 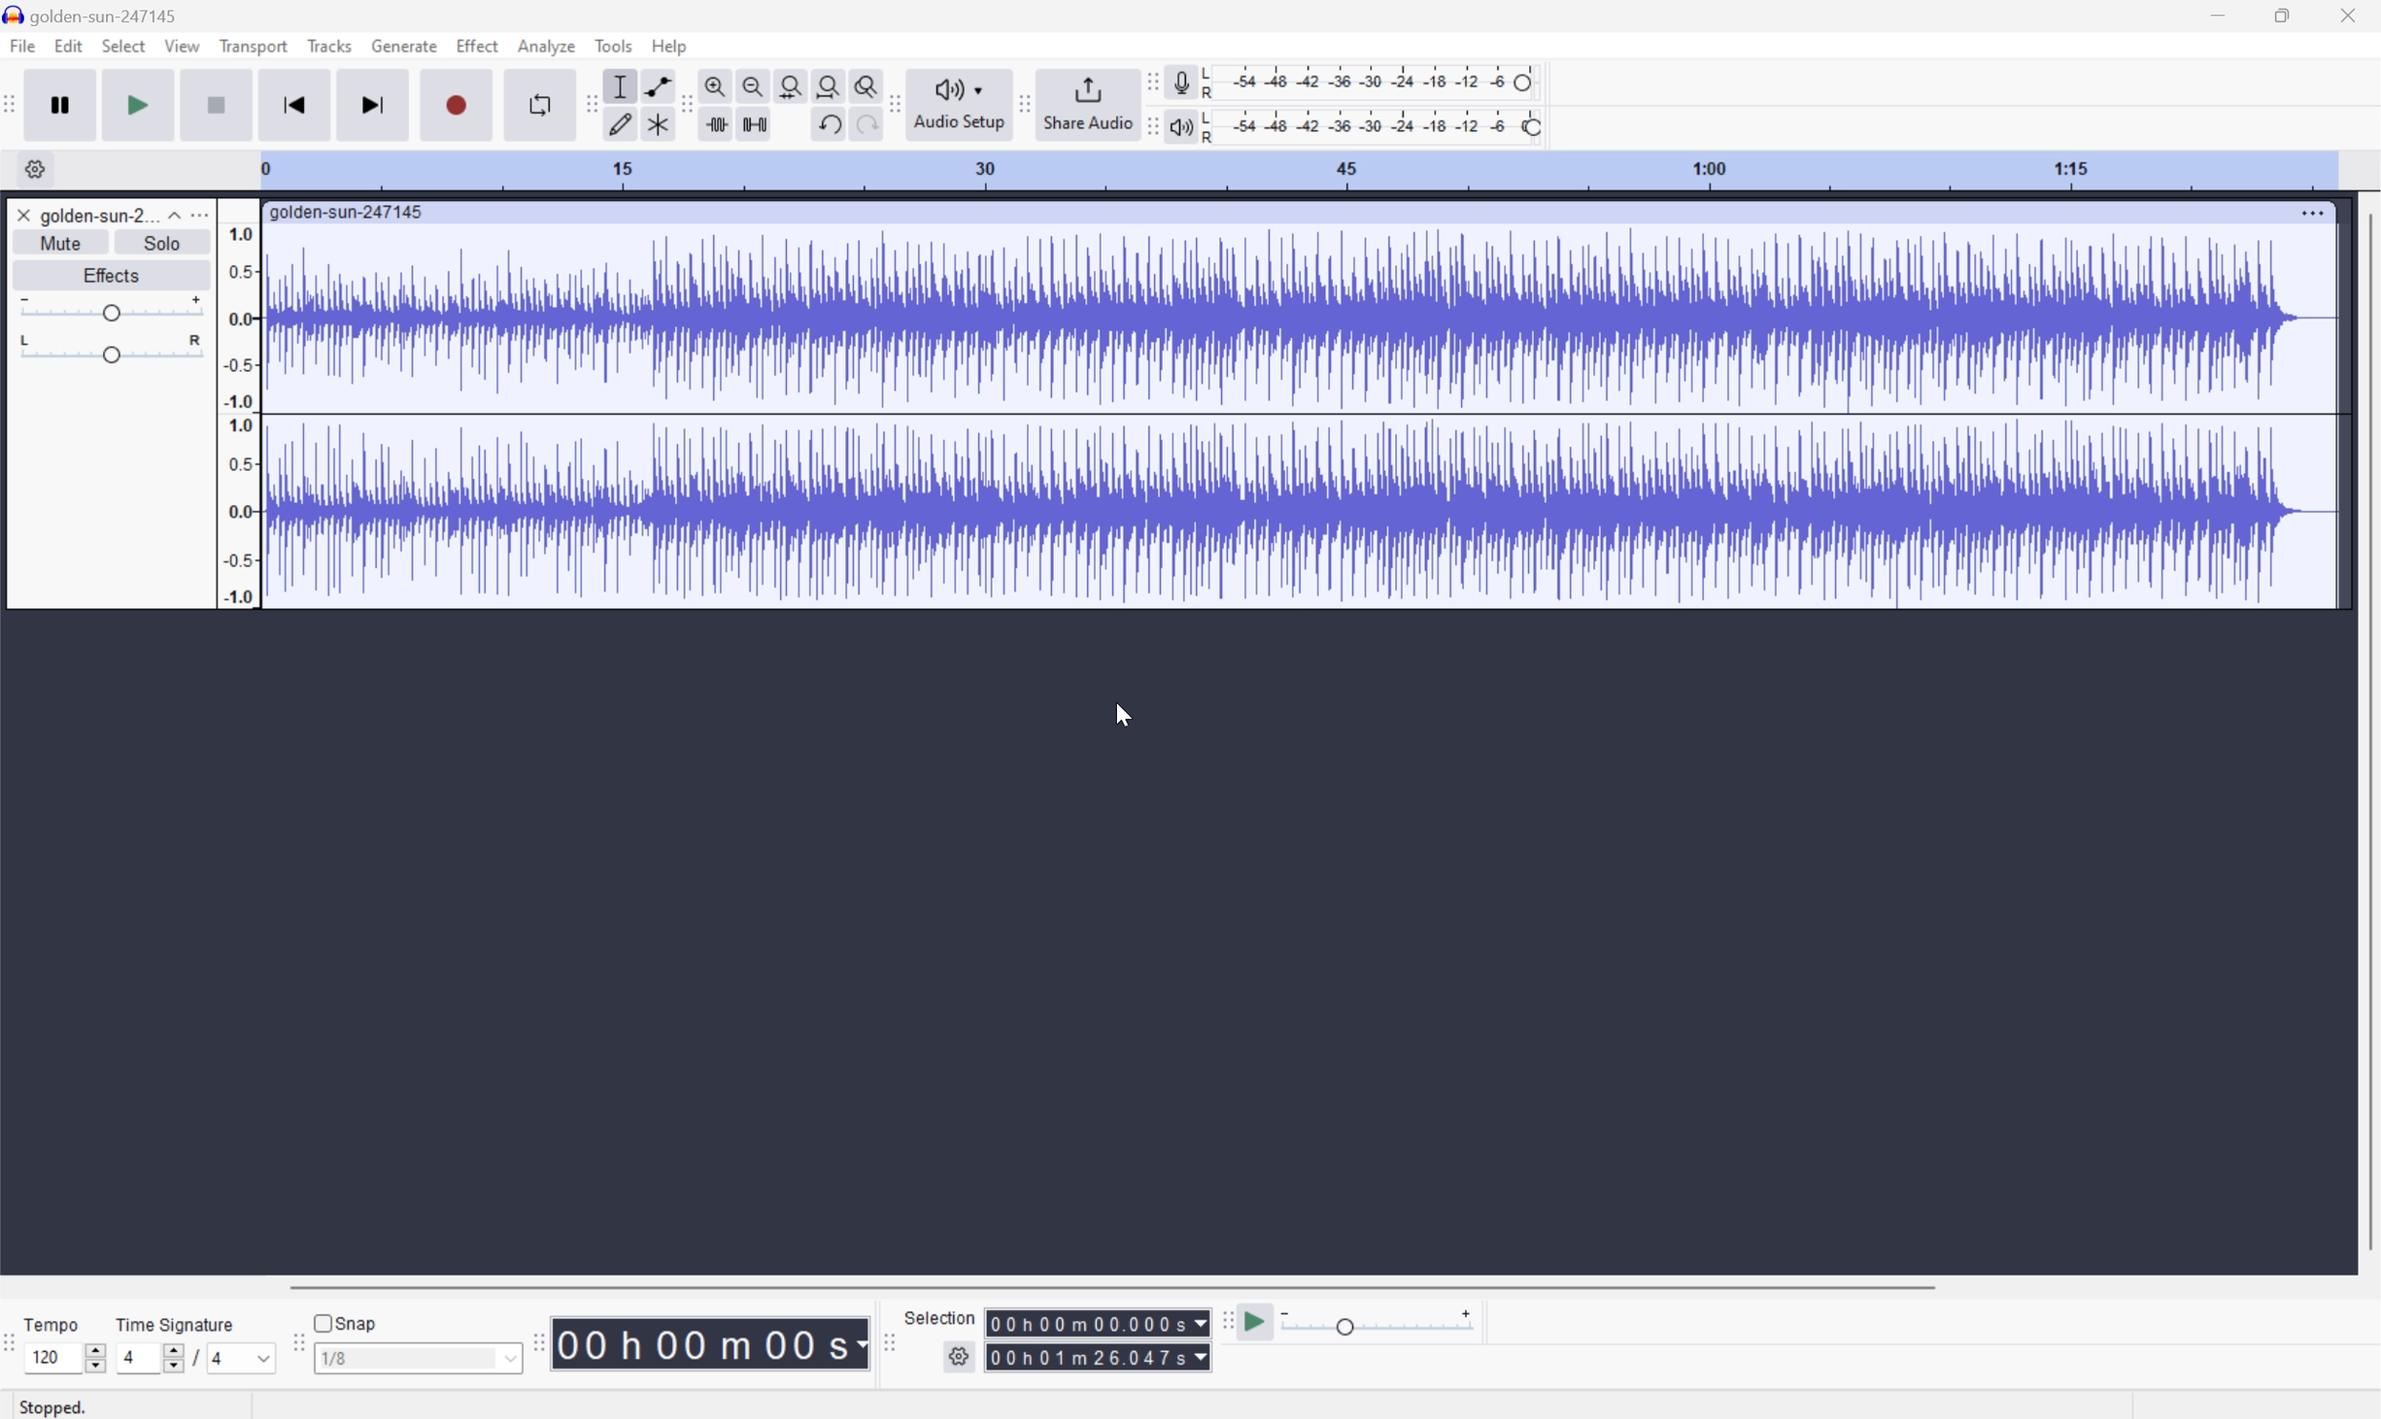 What do you see at coordinates (2366, 730) in the screenshot?
I see `Scroll Bar` at bounding box center [2366, 730].